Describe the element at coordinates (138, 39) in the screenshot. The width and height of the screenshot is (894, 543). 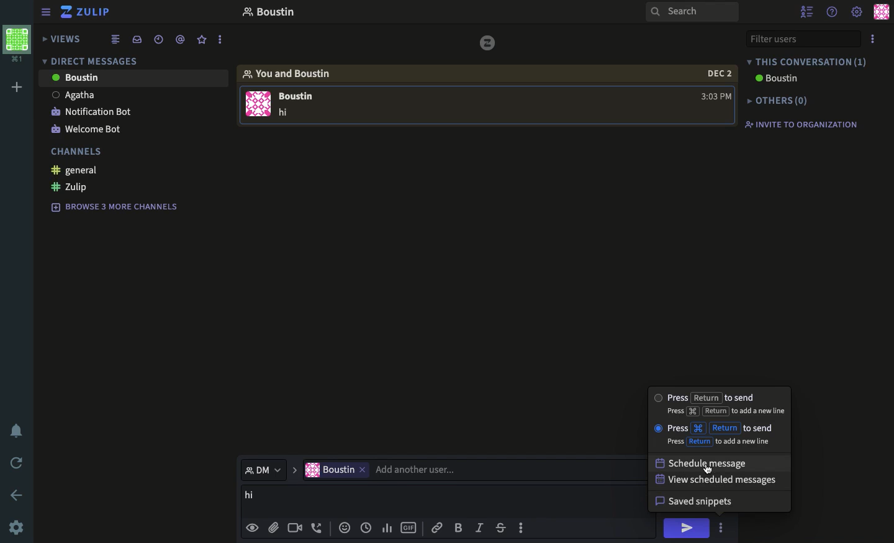
I see `inbox` at that location.